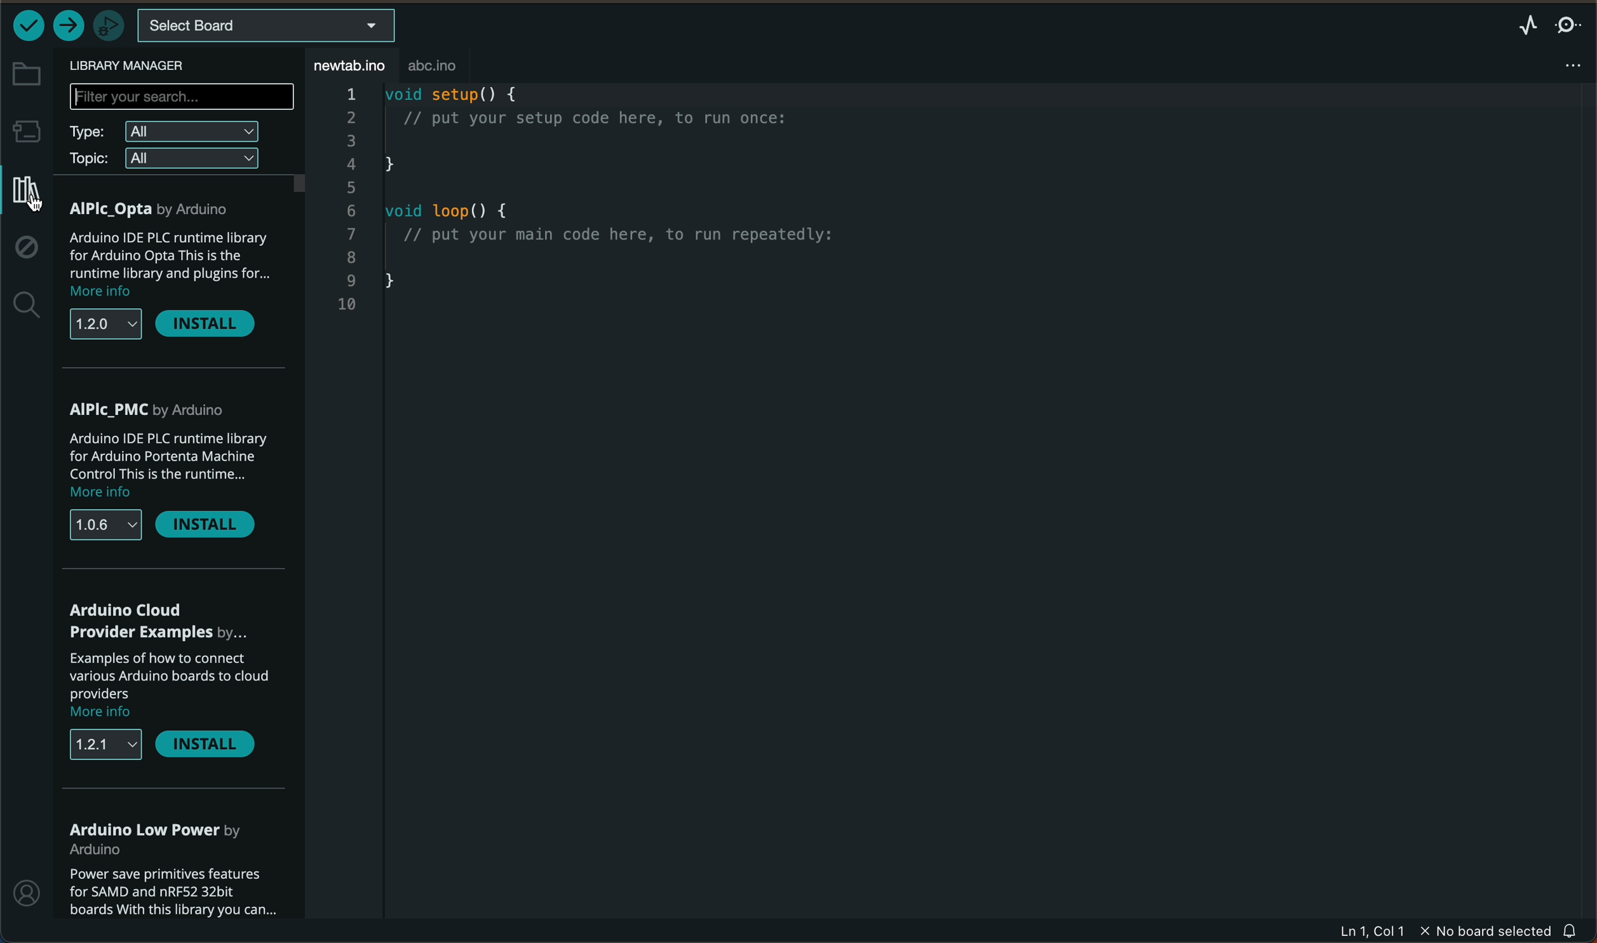 This screenshot has height=943, width=1597. I want to click on debugger, so click(106, 24).